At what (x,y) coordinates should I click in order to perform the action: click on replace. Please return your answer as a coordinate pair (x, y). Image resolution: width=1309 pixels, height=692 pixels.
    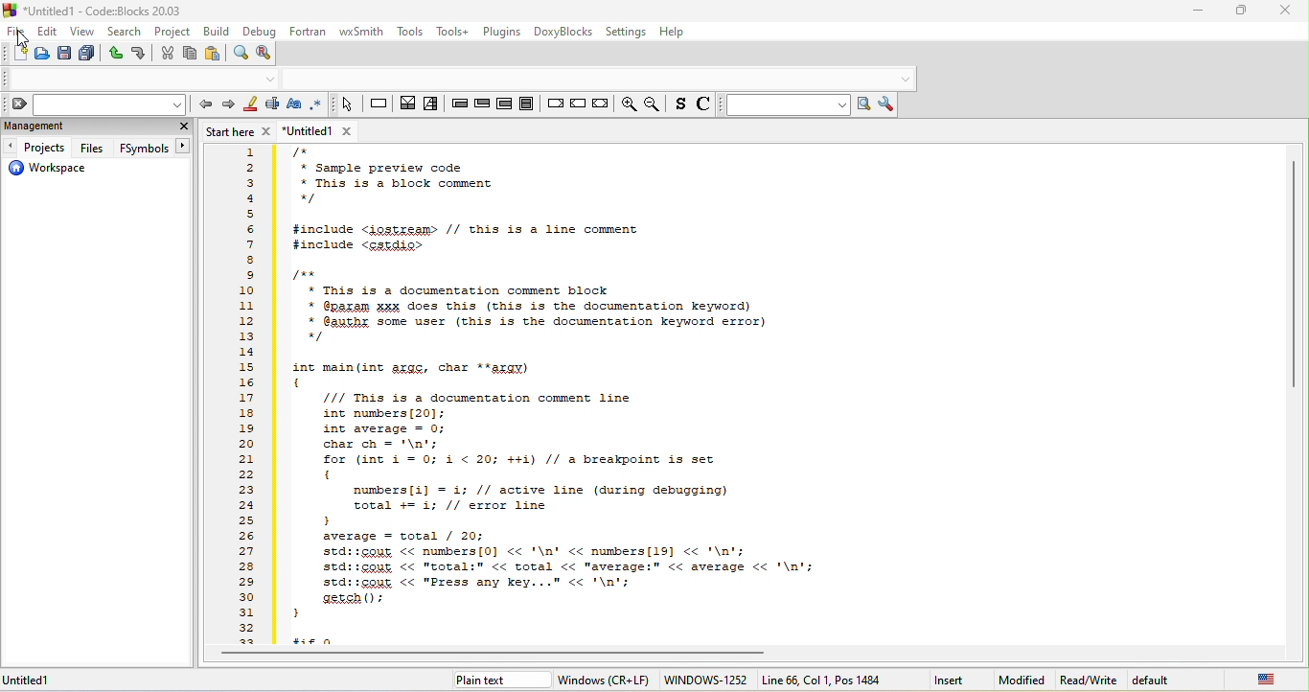
    Looking at the image, I should click on (267, 55).